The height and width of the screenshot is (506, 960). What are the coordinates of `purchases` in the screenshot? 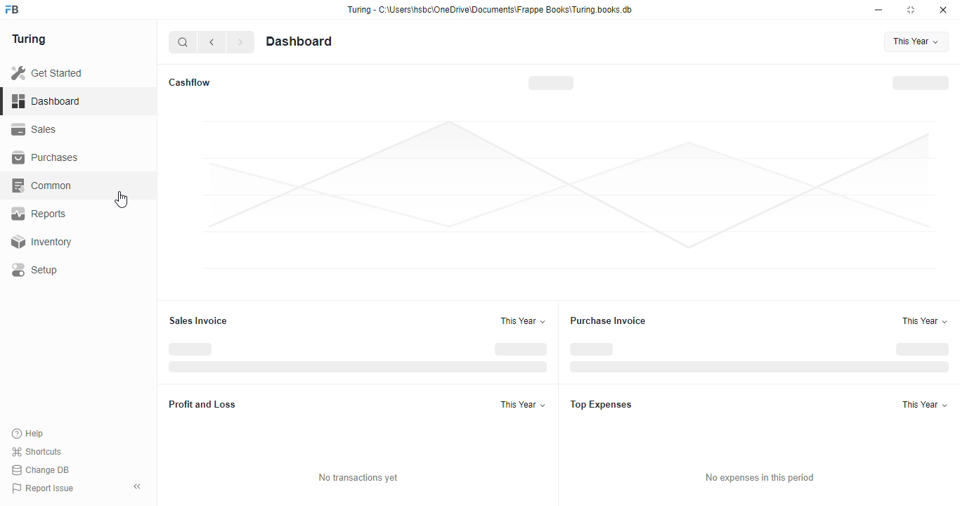 It's located at (45, 157).